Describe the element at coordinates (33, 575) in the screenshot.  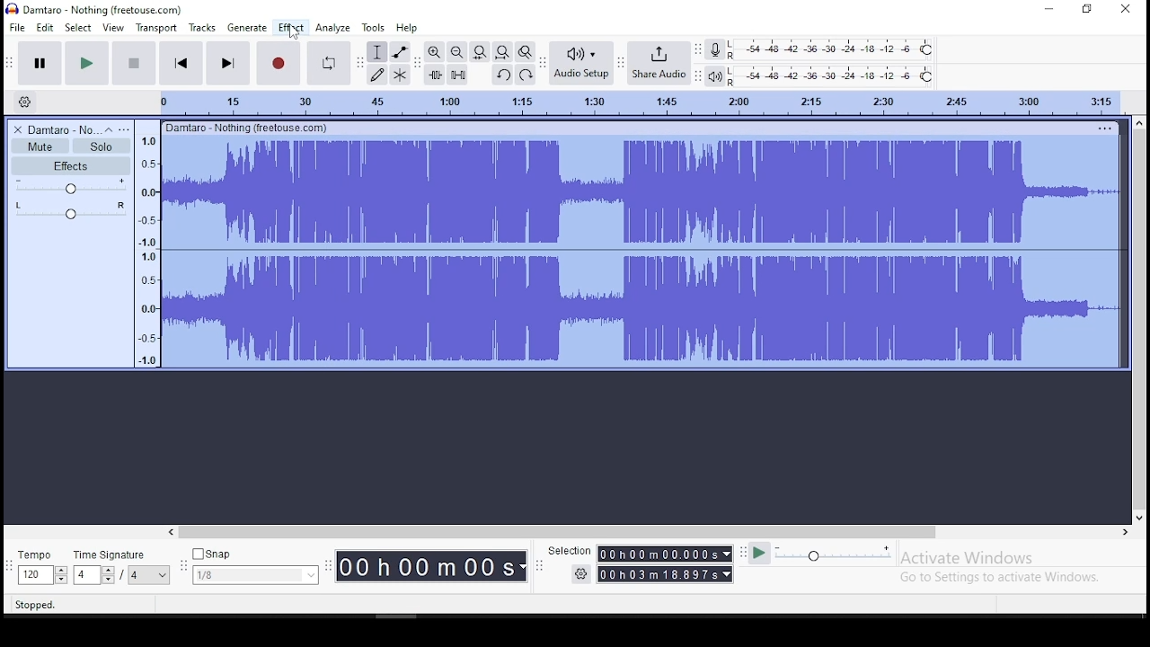
I see `120` at that location.